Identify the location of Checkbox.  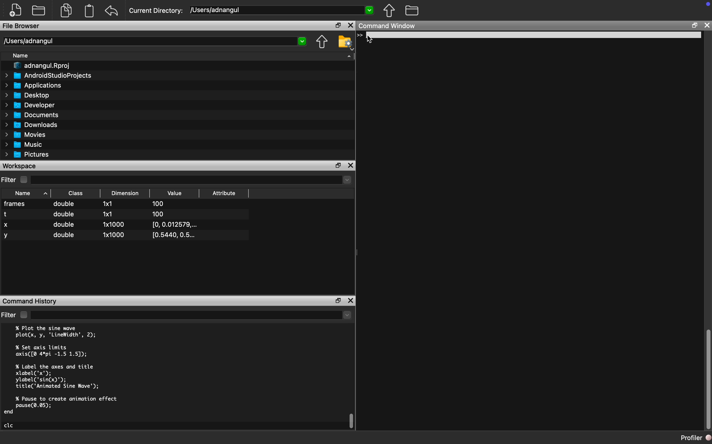
(23, 315).